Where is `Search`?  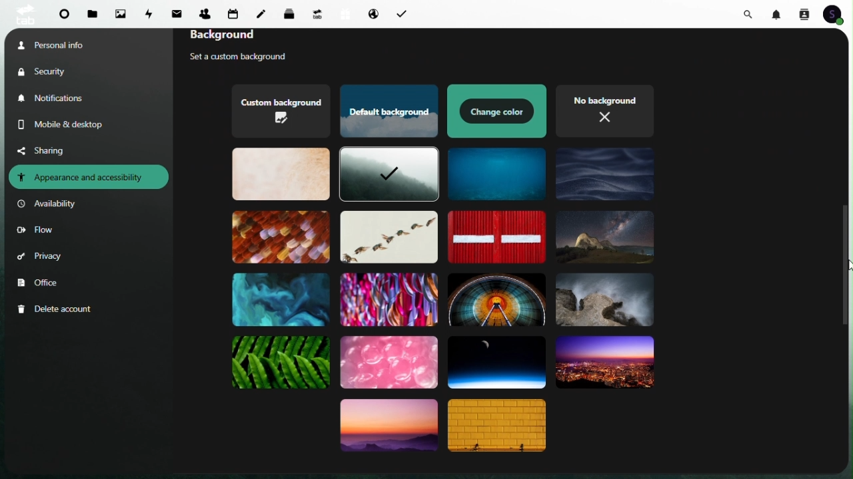
Search is located at coordinates (750, 13).